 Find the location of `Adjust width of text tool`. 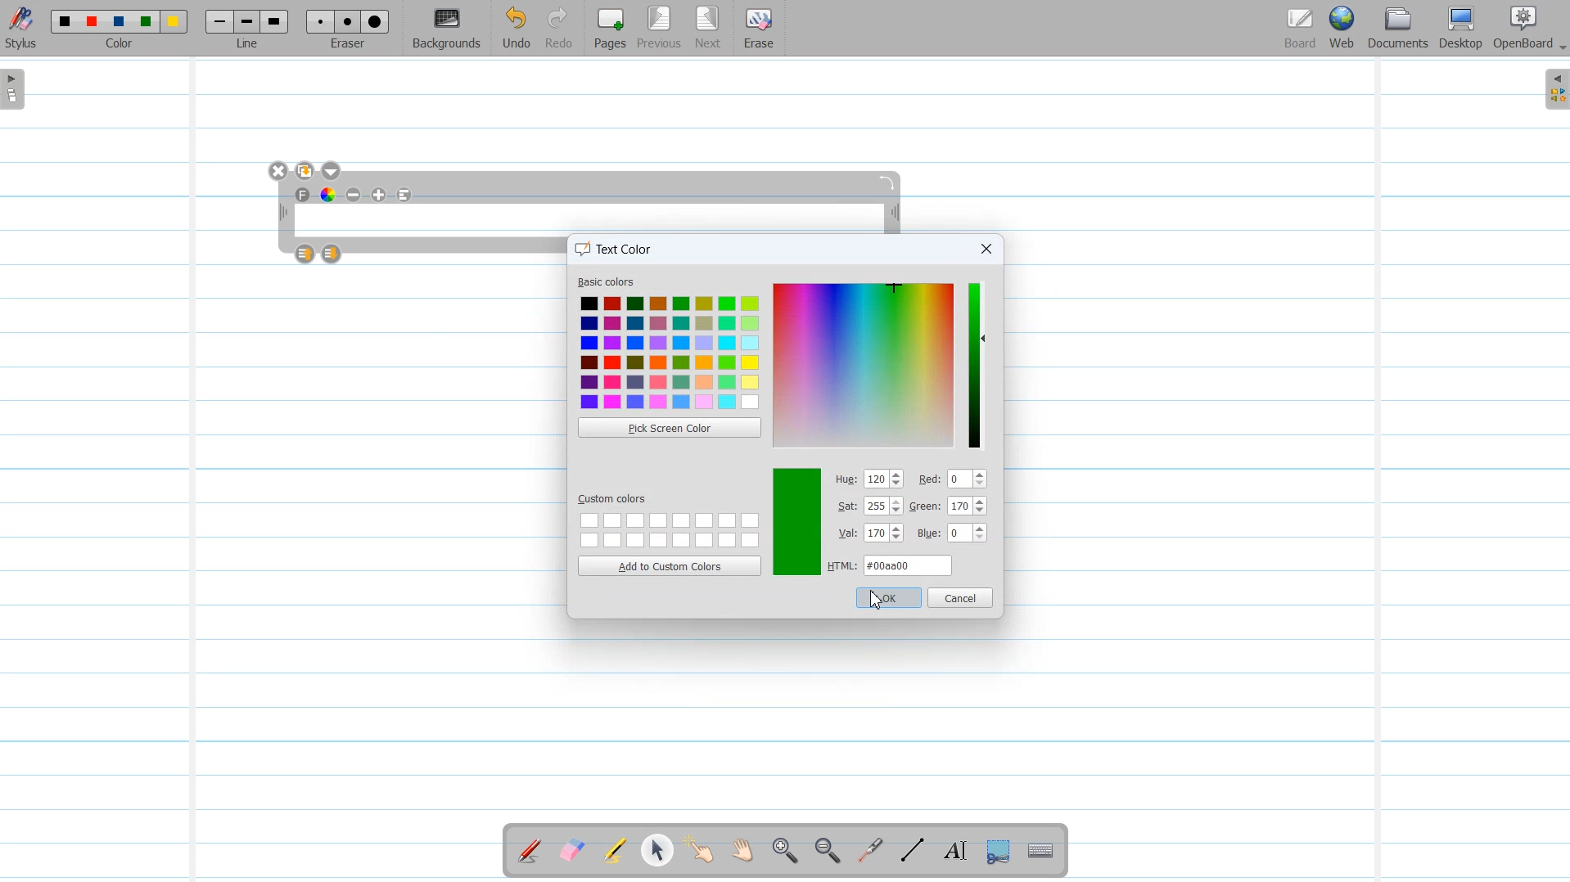

Adjust width of text tool is located at coordinates (896, 214).